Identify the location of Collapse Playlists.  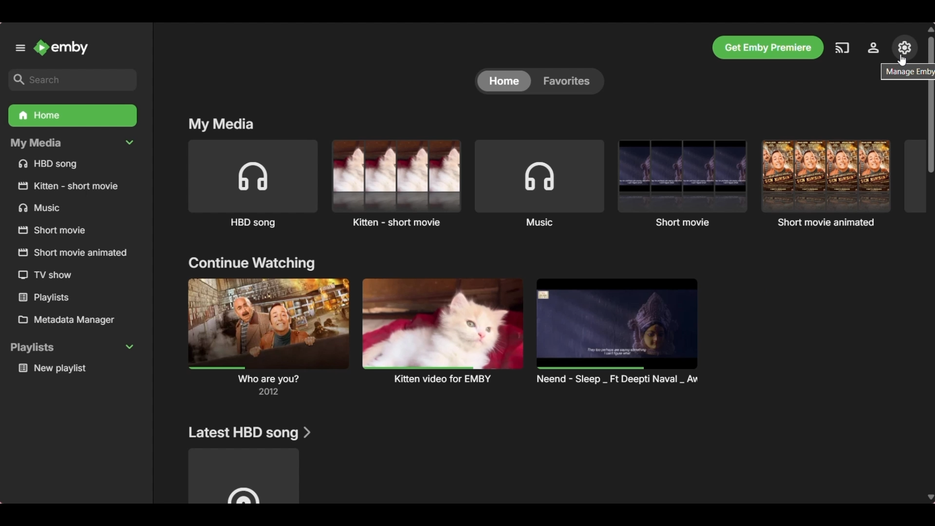
(73, 347).